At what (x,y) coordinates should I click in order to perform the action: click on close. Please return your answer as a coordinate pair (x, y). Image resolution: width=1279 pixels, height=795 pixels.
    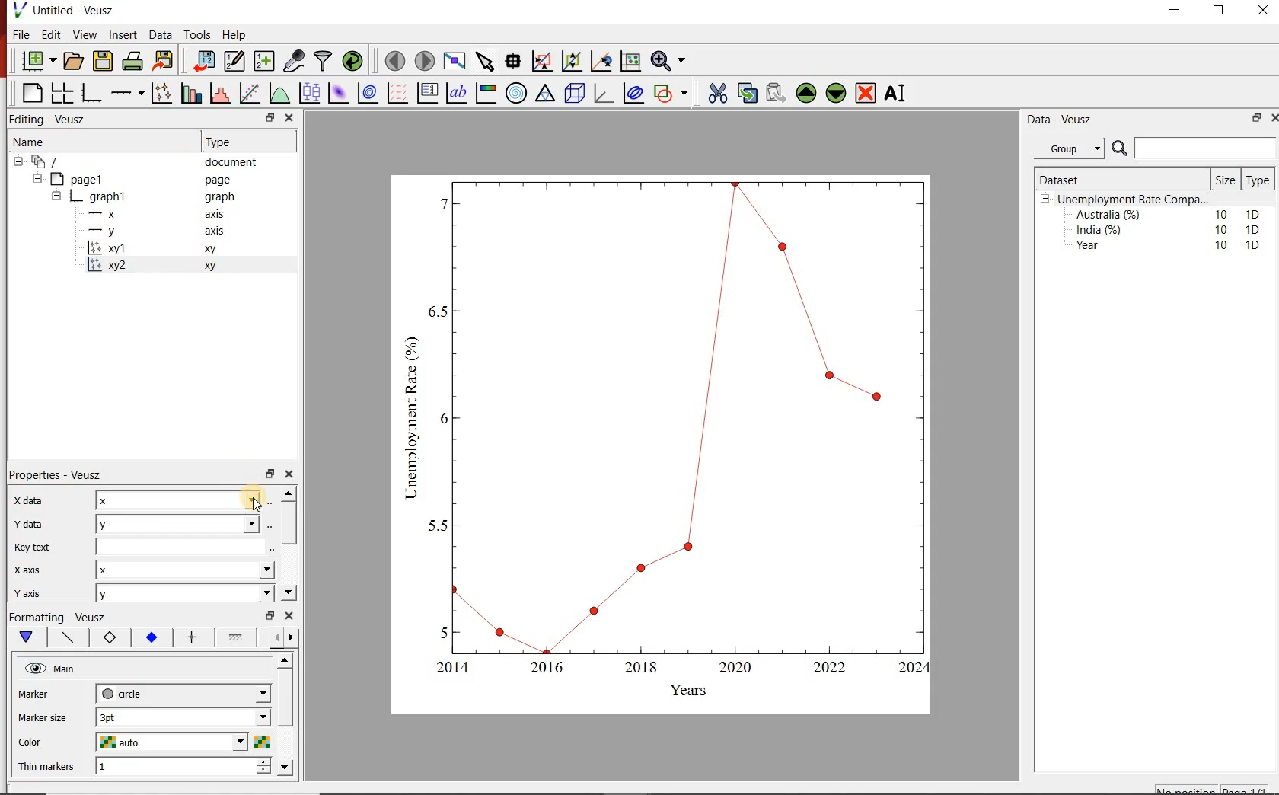
    Looking at the image, I should click on (1261, 14).